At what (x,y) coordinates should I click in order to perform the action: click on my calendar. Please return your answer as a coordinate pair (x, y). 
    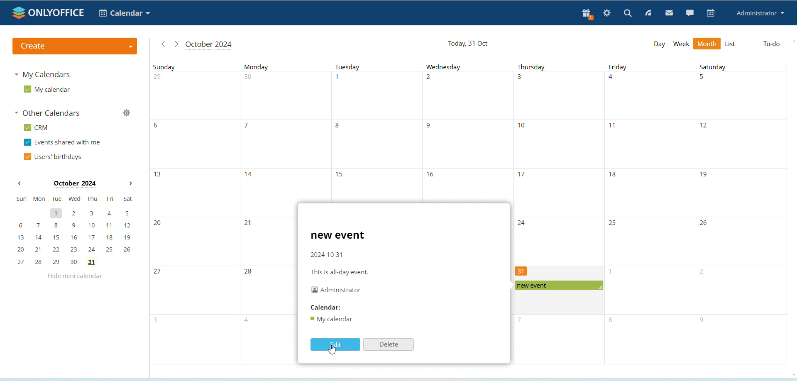
    Looking at the image, I should click on (47, 90).